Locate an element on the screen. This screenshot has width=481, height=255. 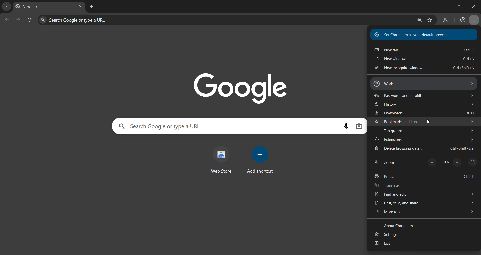
settings is located at coordinates (388, 235).